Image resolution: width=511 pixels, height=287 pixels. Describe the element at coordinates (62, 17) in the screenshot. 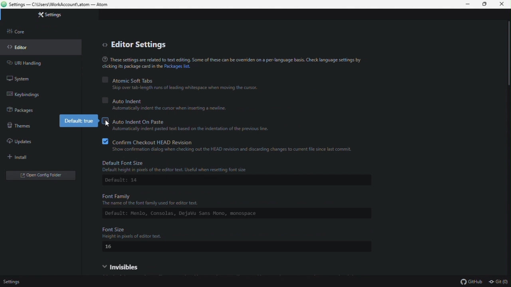

I see `Settings` at that location.